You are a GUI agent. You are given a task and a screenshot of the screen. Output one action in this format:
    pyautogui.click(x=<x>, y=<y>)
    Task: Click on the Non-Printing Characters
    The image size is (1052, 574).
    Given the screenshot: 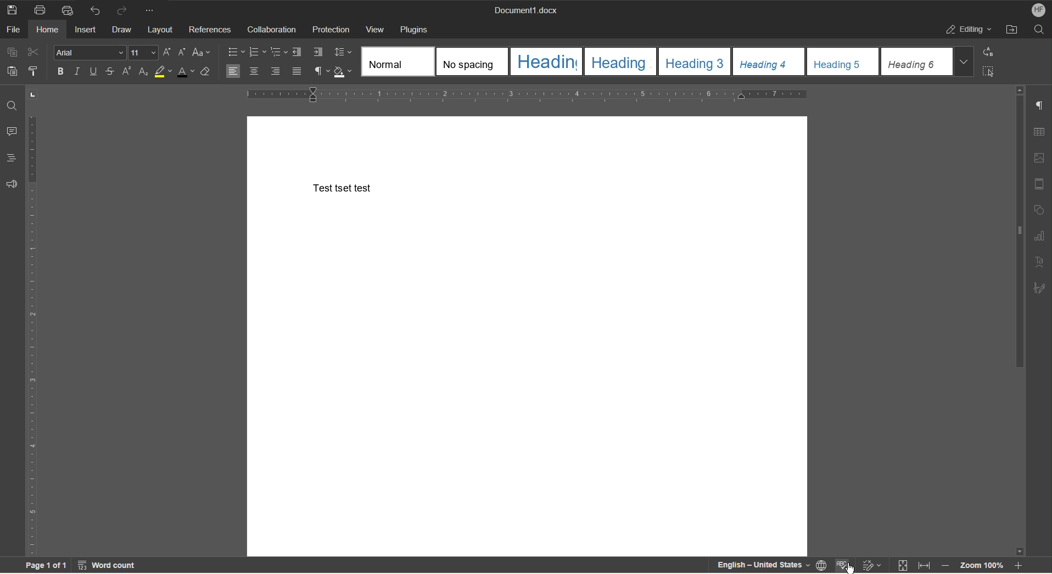 What is the action you would take?
    pyautogui.click(x=321, y=72)
    